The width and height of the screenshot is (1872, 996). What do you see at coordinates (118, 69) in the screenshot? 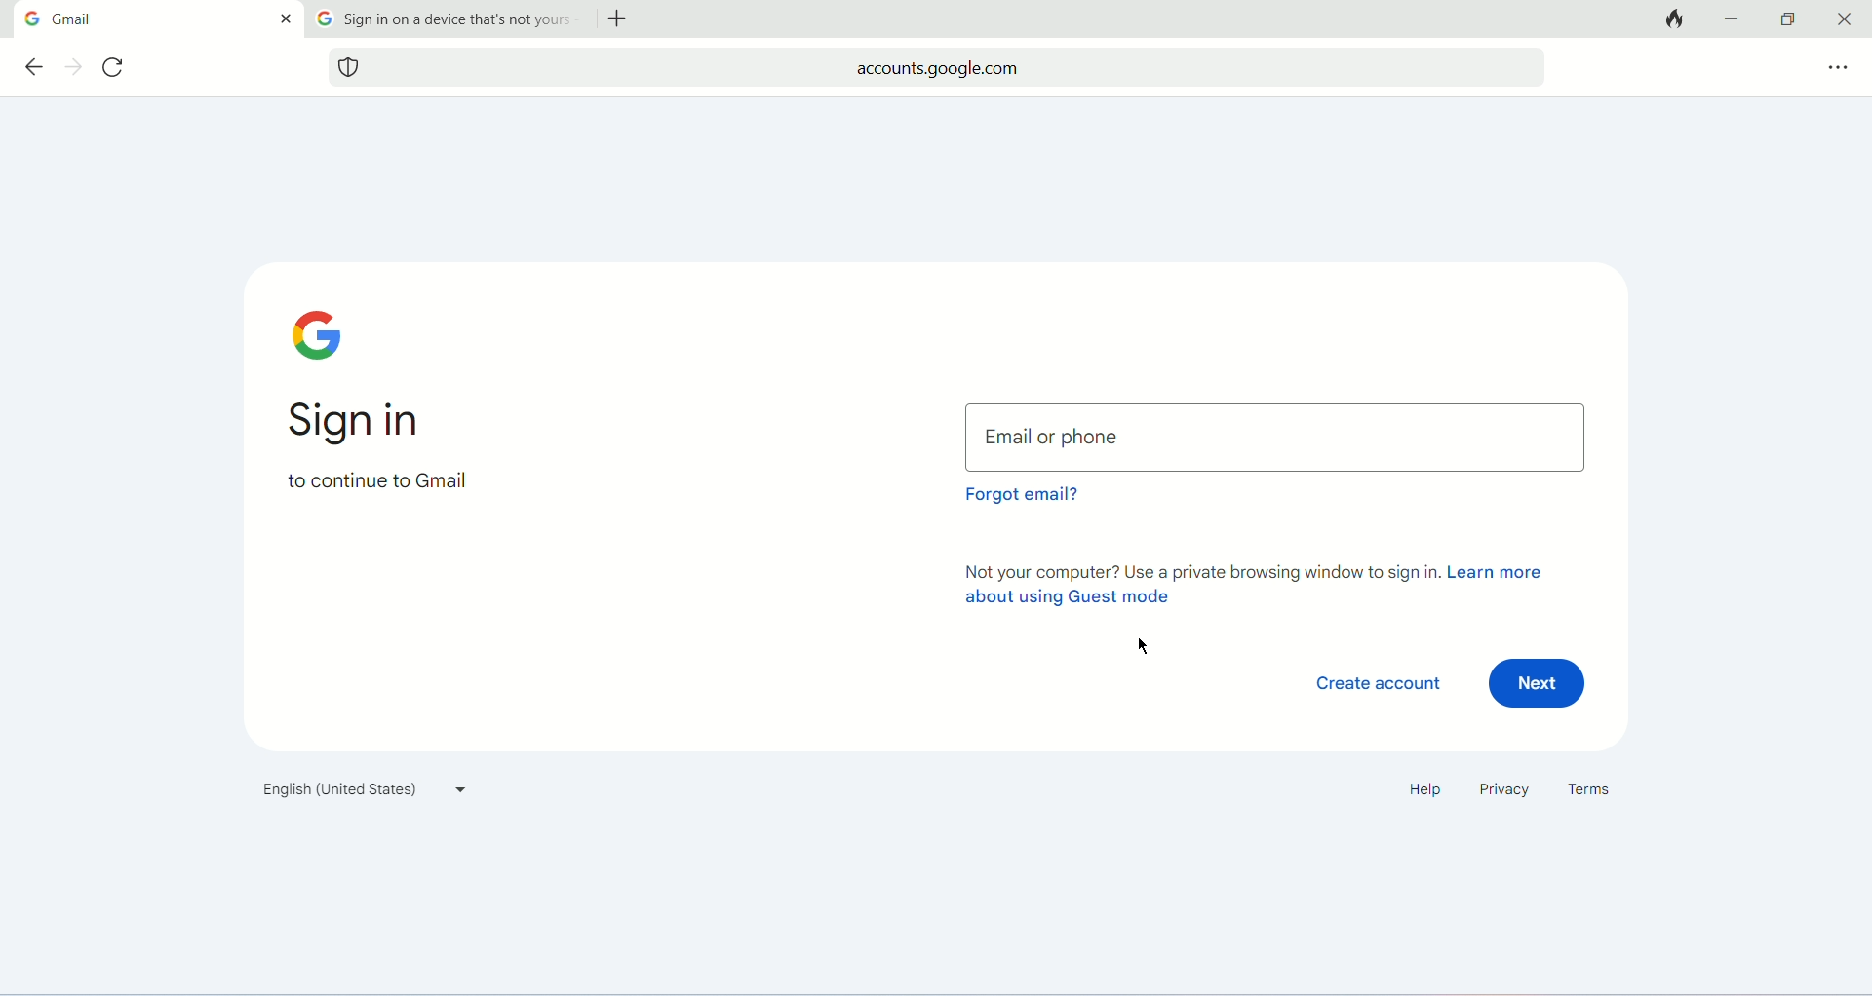
I see `refresh` at bounding box center [118, 69].